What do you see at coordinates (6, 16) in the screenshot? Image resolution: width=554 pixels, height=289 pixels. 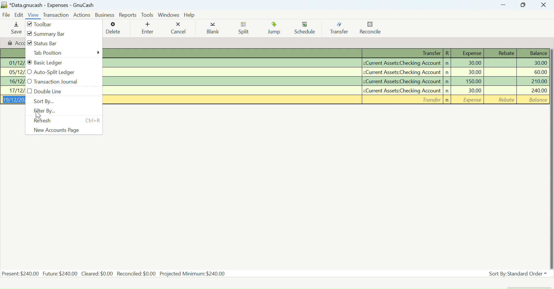 I see `File` at bounding box center [6, 16].